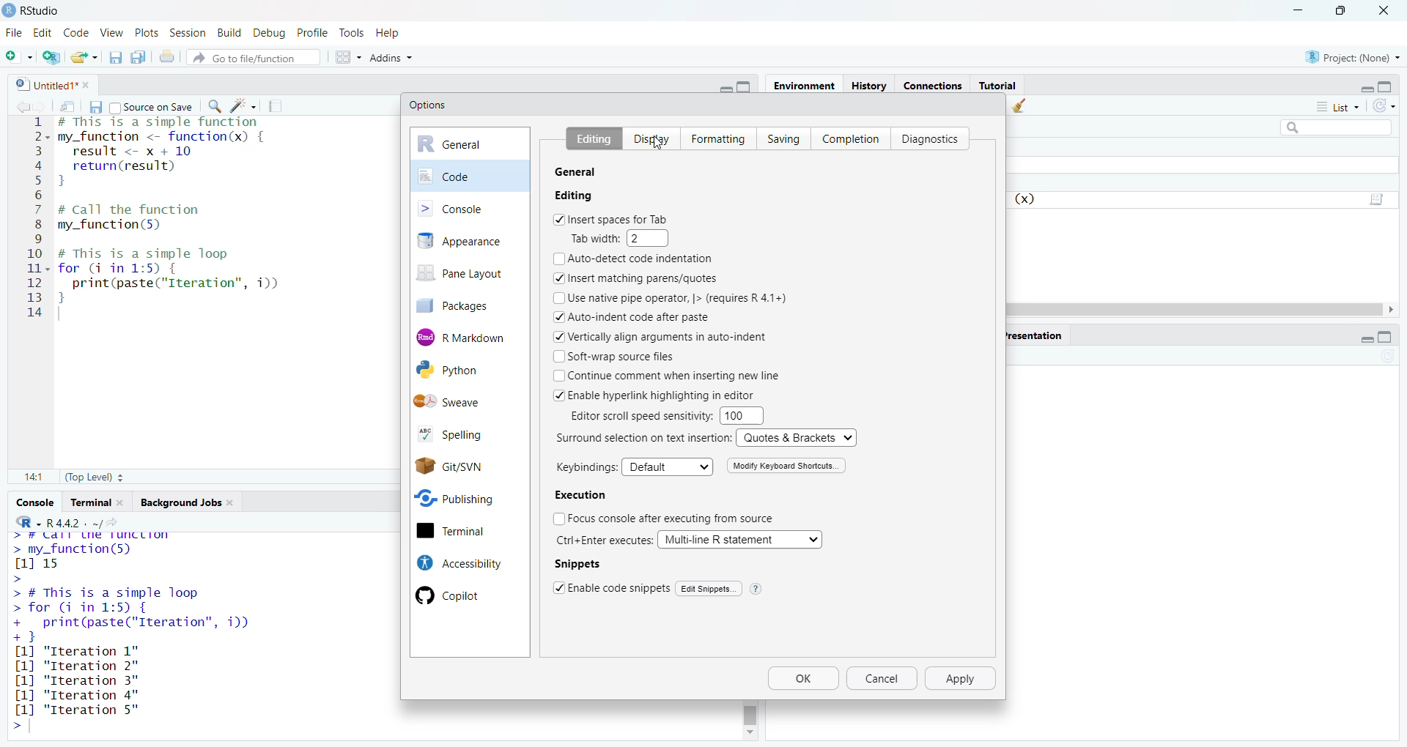  Describe the element at coordinates (683, 540) in the screenshot. I see `Ctrl+Enter executes: | Multi-line R statement v` at that location.